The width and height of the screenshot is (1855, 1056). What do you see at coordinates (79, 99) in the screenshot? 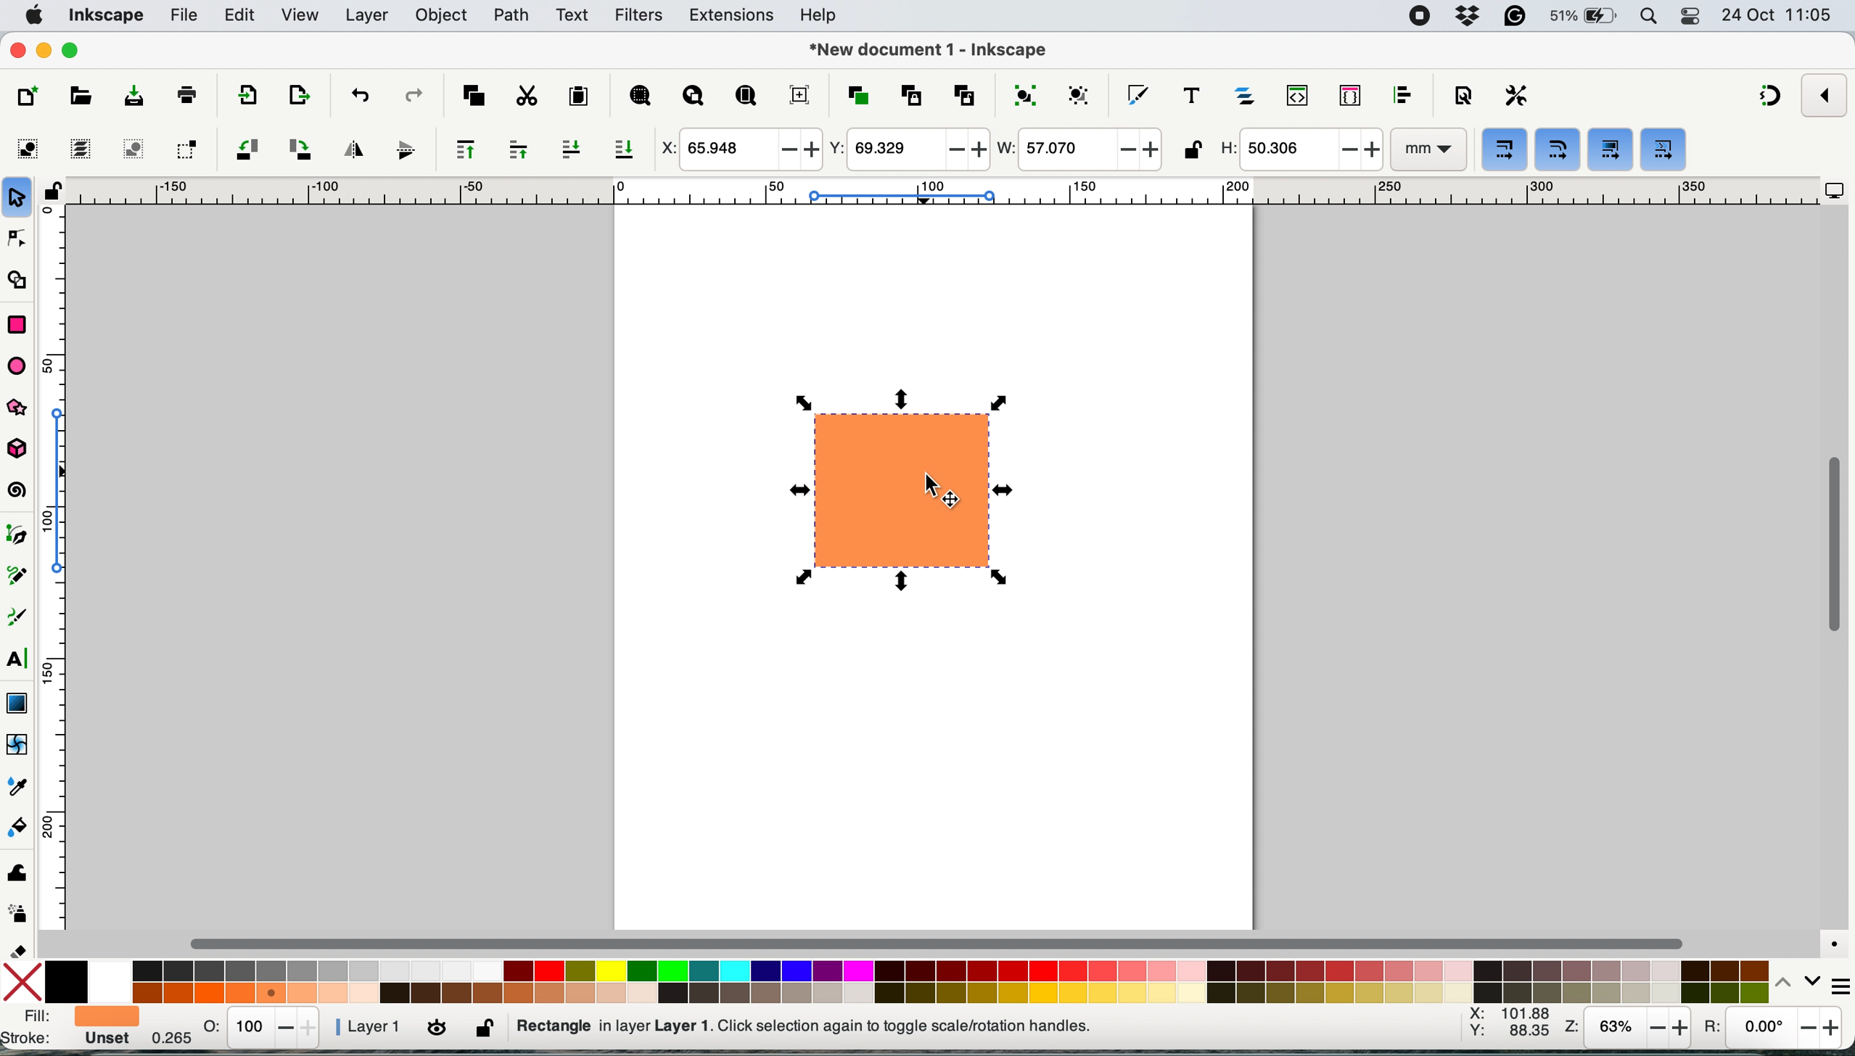
I see `open` at bounding box center [79, 99].